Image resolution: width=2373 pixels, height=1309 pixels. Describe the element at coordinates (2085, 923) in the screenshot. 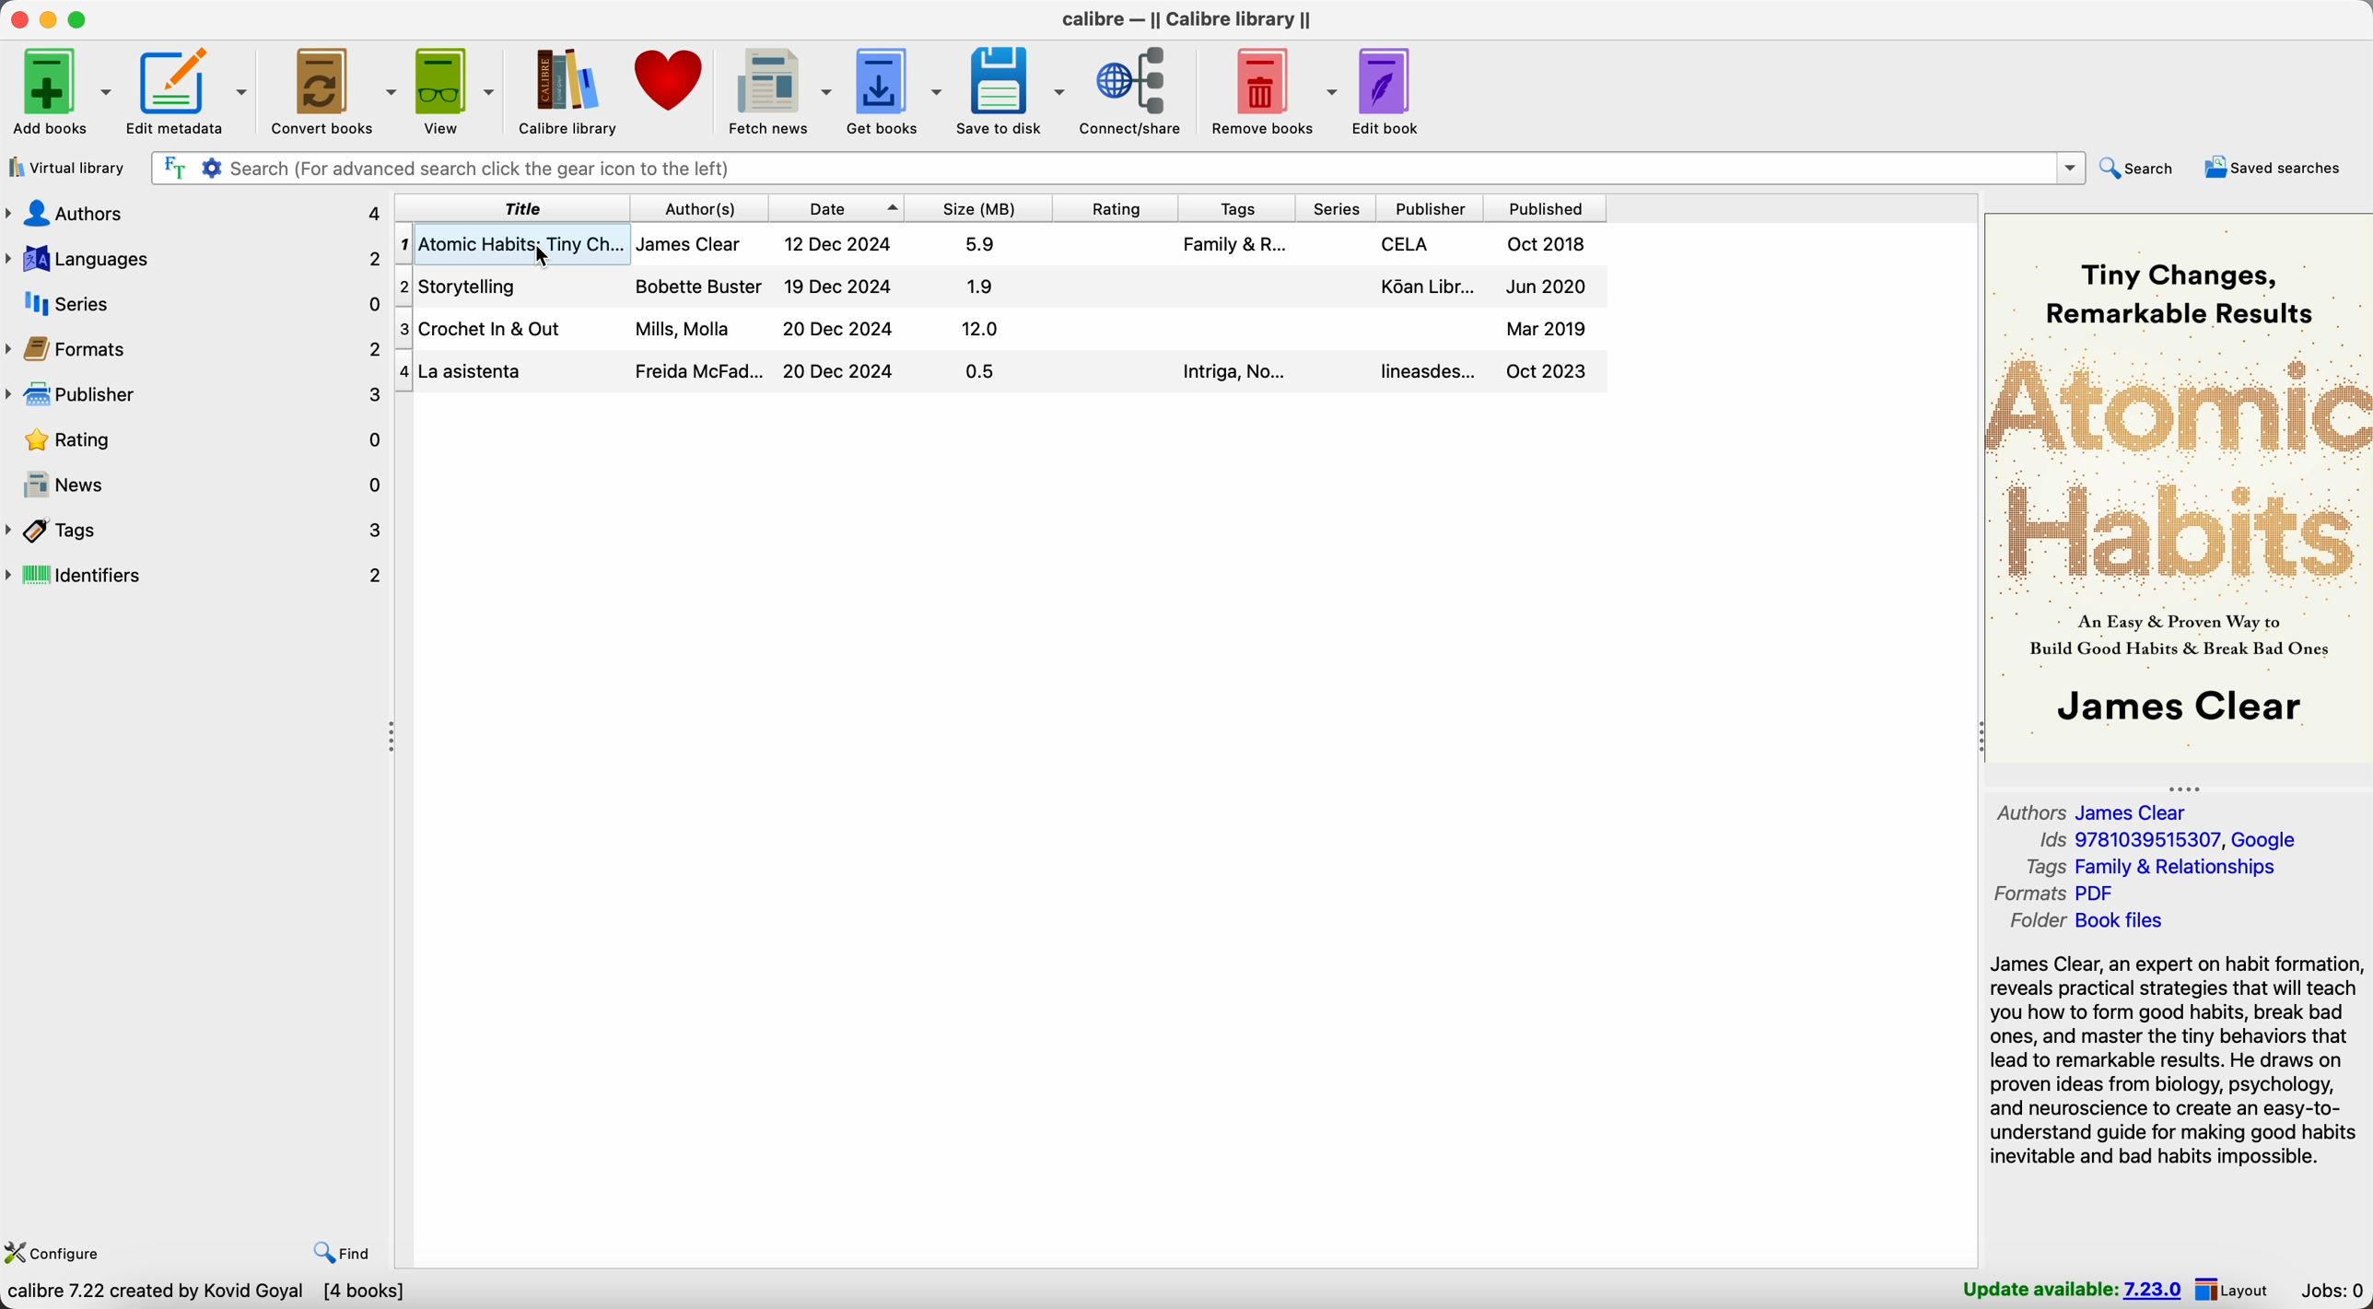

I see `folder` at that location.